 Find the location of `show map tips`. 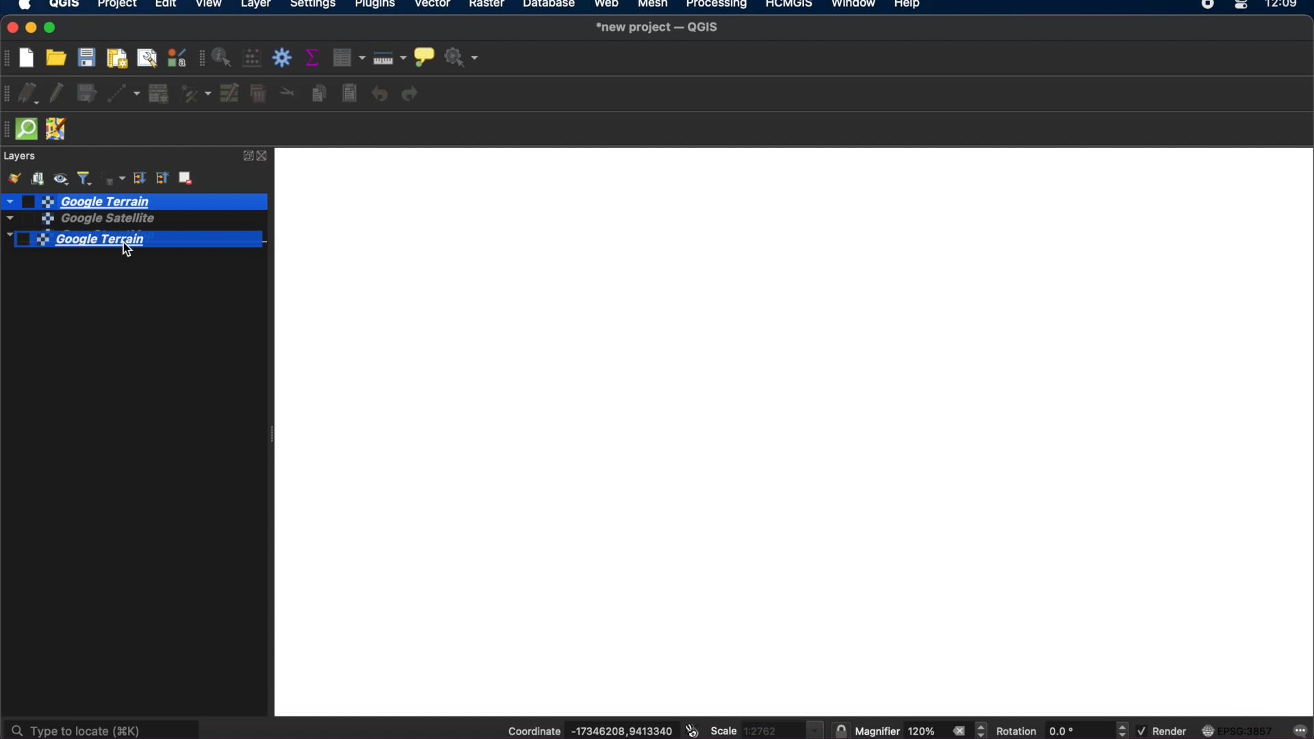

show map tips is located at coordinates (424, 55).